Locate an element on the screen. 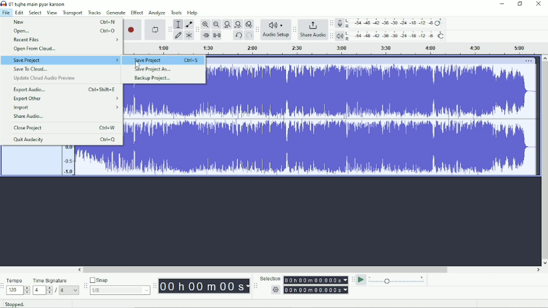 The image size is (548, 308). Silence audio selection is located at coordinates (217, 35).